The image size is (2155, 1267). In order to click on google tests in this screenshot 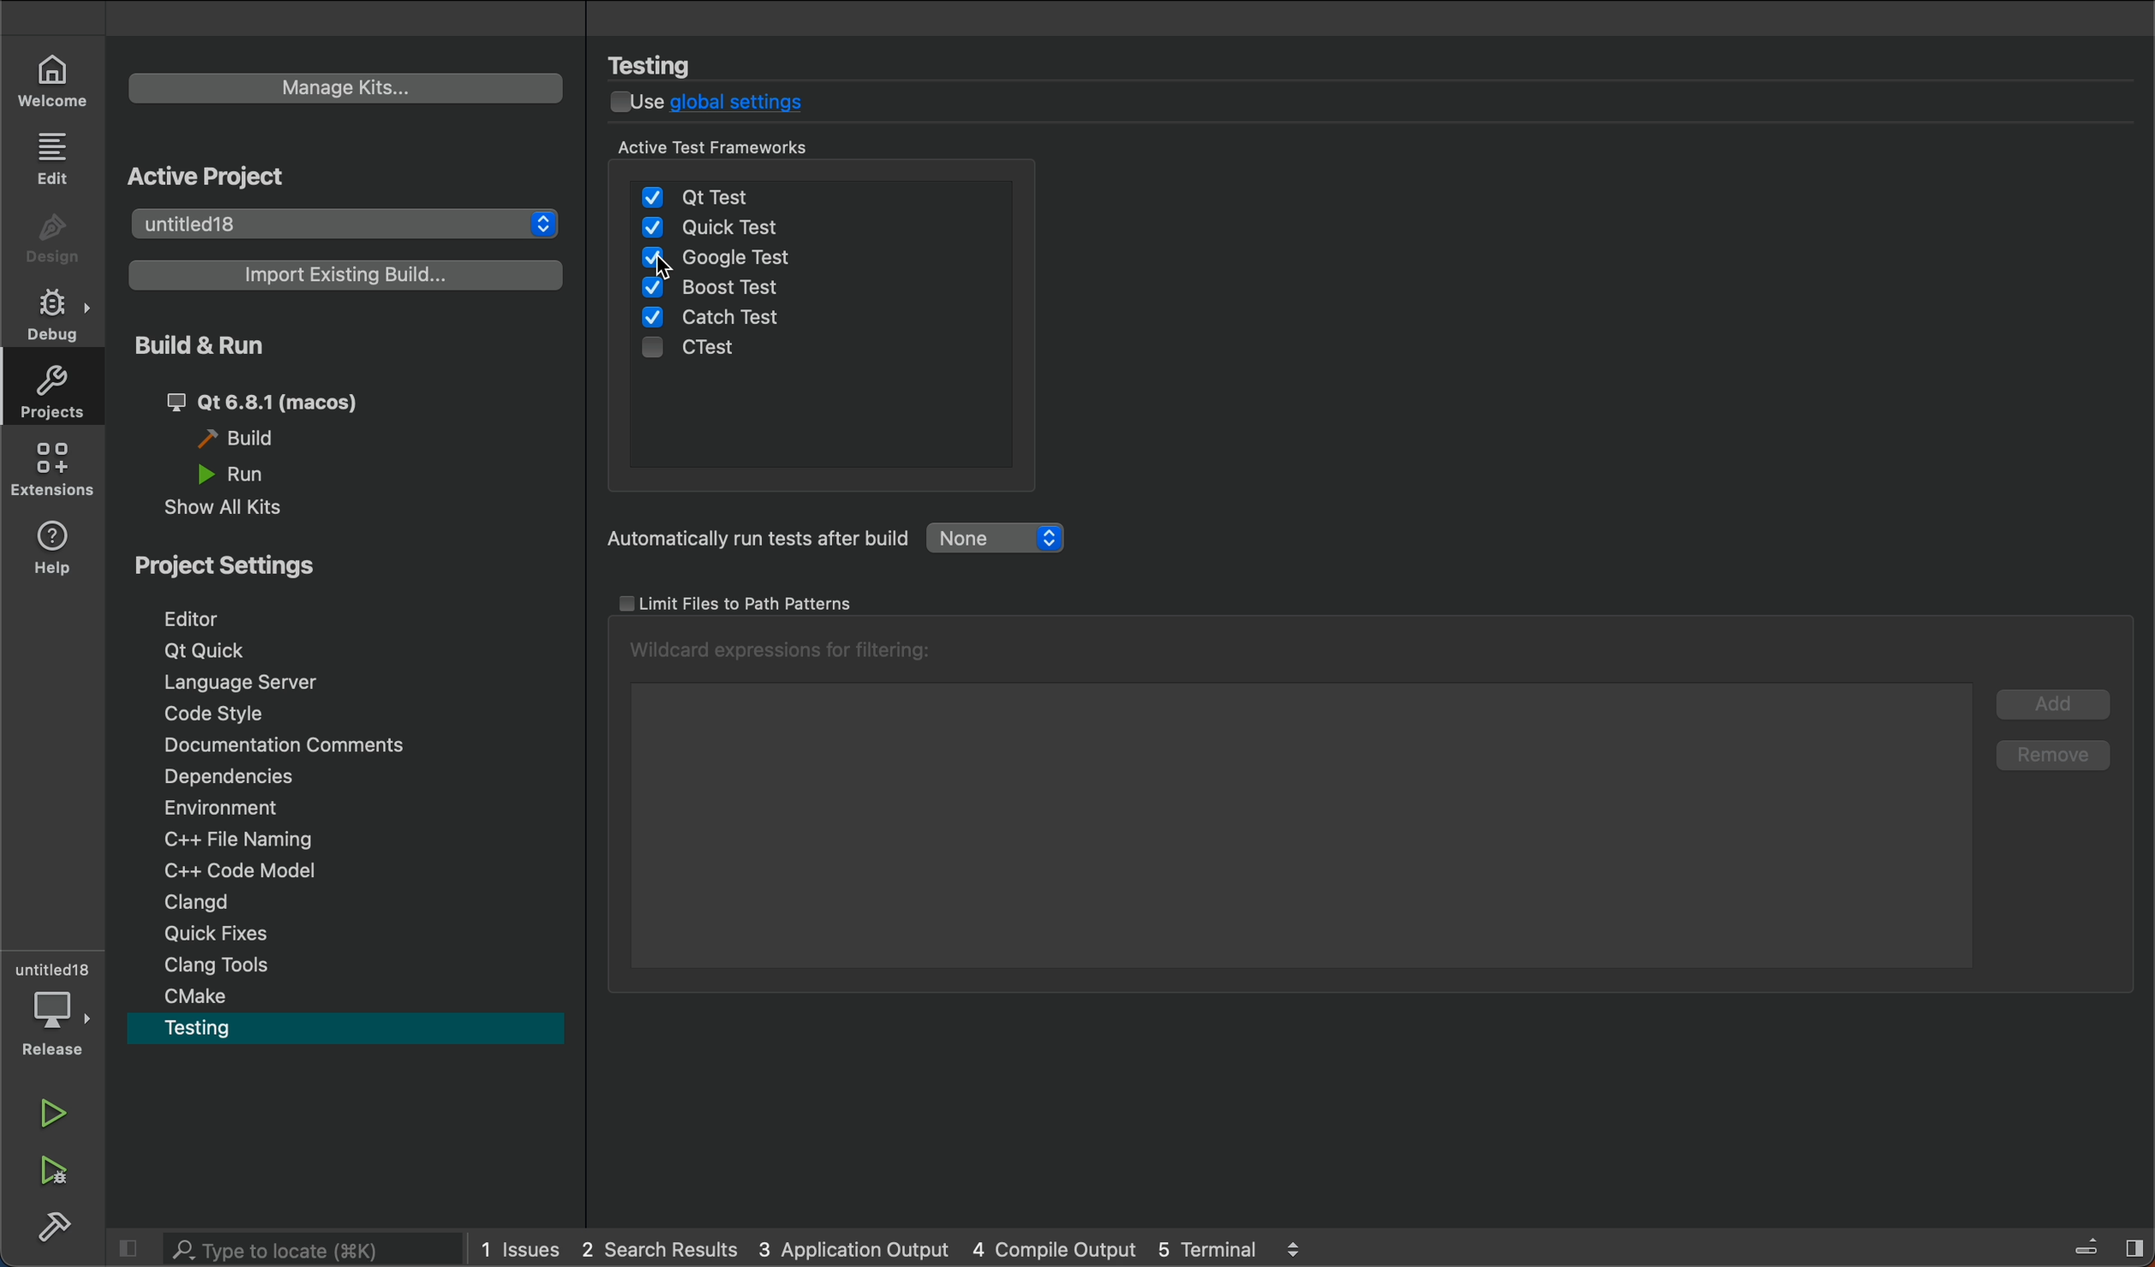, I will do `click(735, 254)`.